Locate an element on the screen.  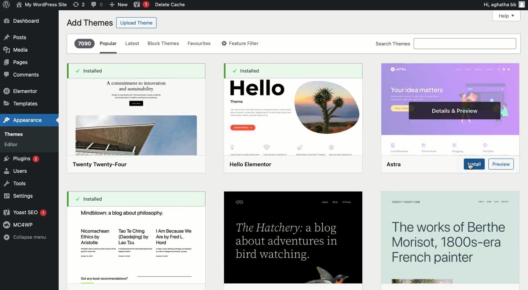
Comment is located at coordinates (97, 4).